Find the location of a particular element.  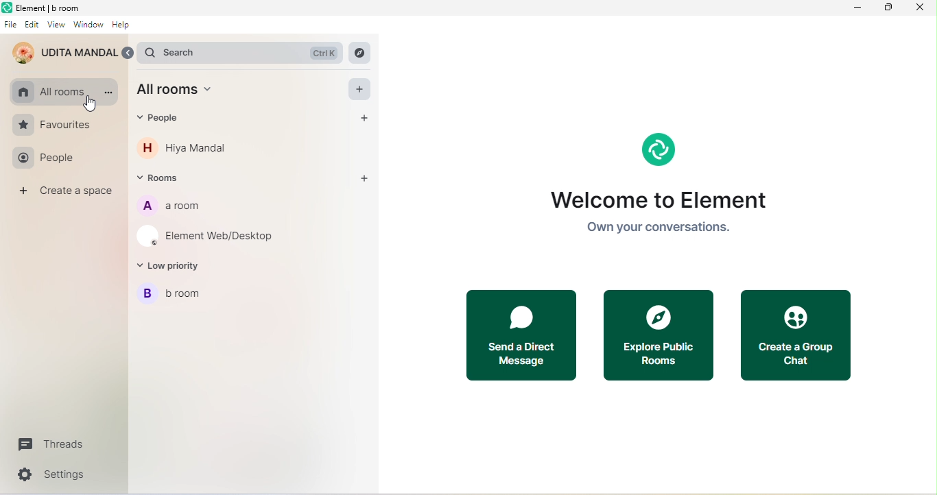

explore public rooms is located at coordinates (660, 334).